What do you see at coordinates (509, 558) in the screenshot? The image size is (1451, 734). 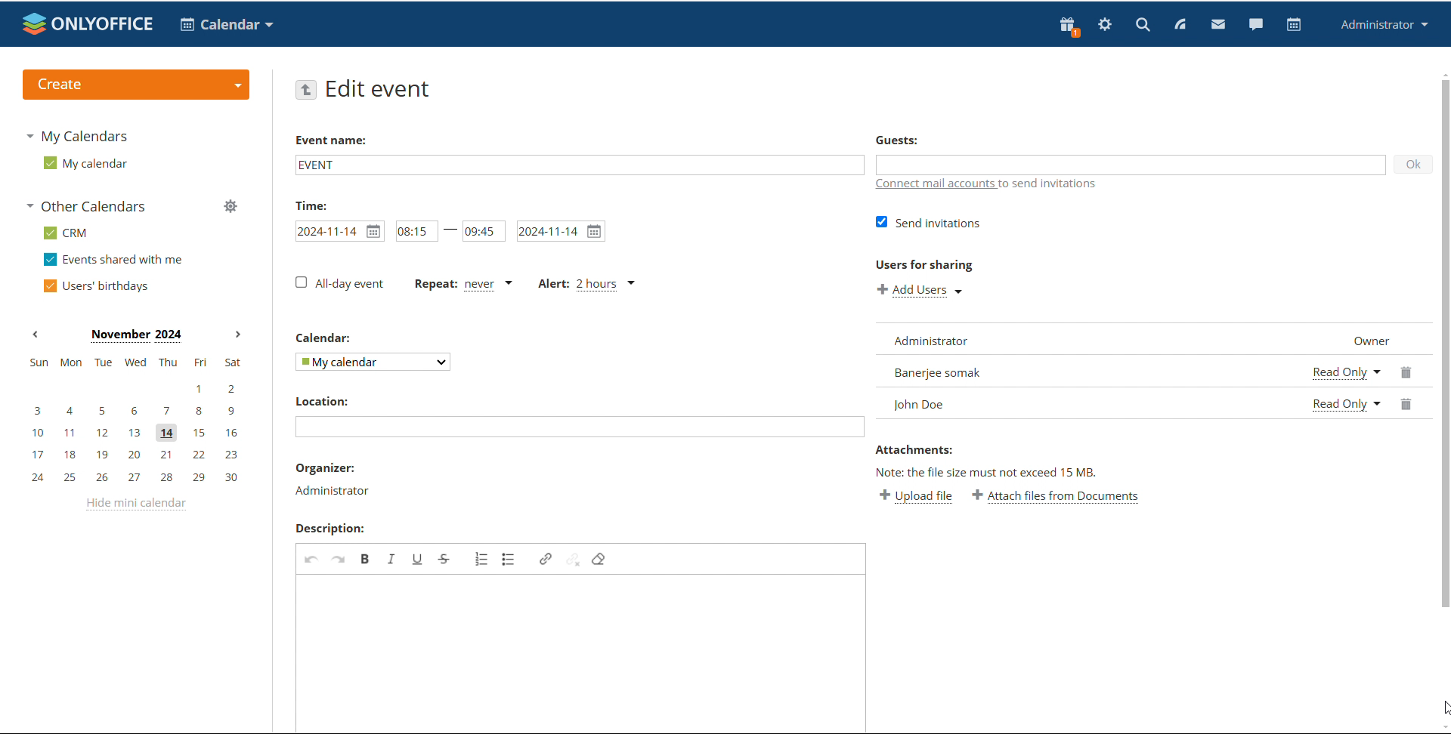 I see `insert/remove bulleted list` at bounding box center [509, 558].